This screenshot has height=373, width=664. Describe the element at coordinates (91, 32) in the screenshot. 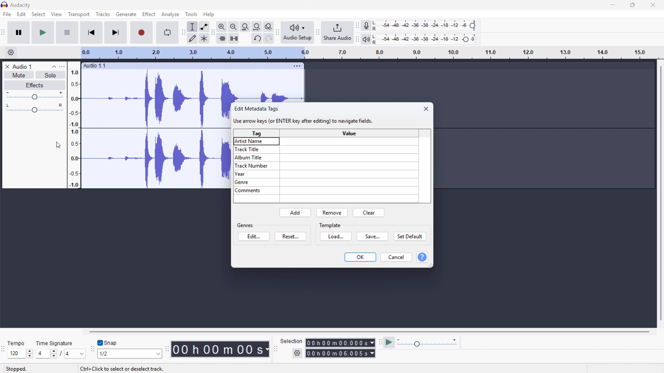

I see `skip to start` at that location.